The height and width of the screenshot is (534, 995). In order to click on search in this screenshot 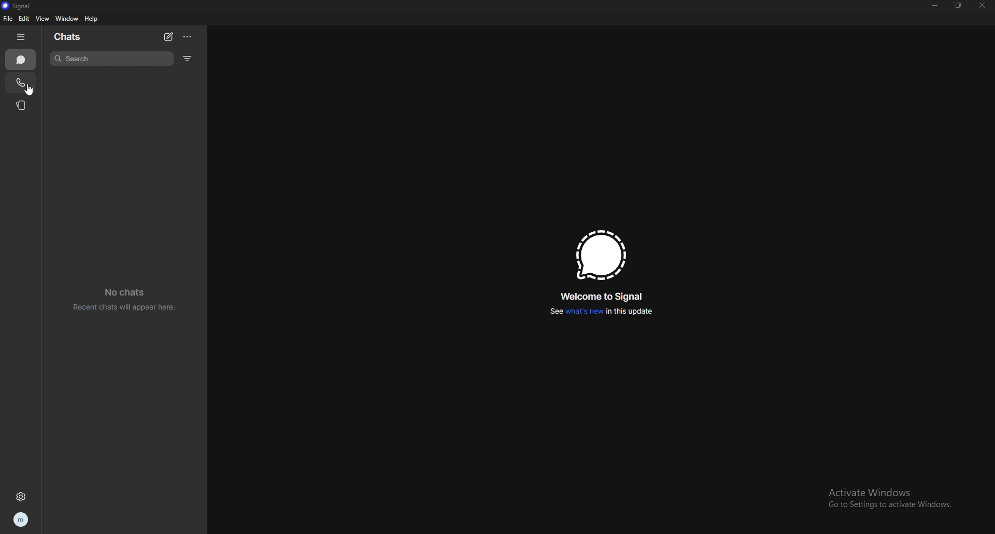, I will do `click(111, 58)`.